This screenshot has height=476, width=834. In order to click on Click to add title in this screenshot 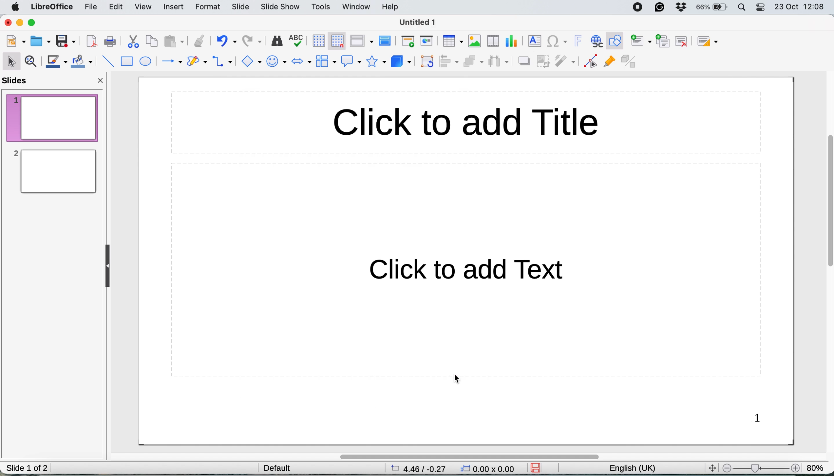, I will do `click(521, 122)`.